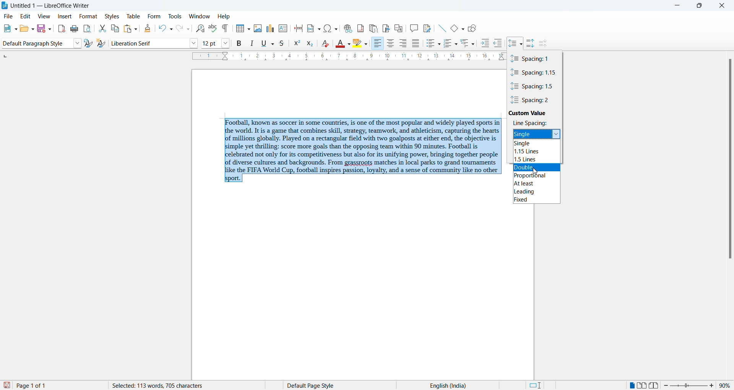 The width and height of the screenshot is (734, 390). Describe the element at coordinates (340, 43) in the screenshot. I see `font color` at that location.